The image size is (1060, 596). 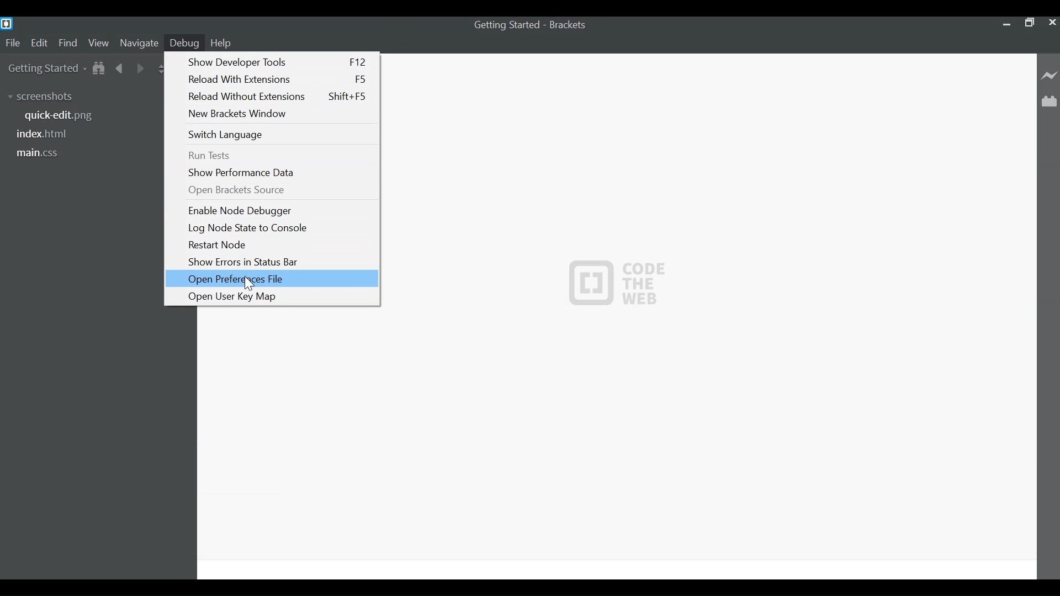 What do you see at coordinates (278, 261) in the screenshot?
I see `Show Errors in Status Bar` at bounding box center [278, 261].